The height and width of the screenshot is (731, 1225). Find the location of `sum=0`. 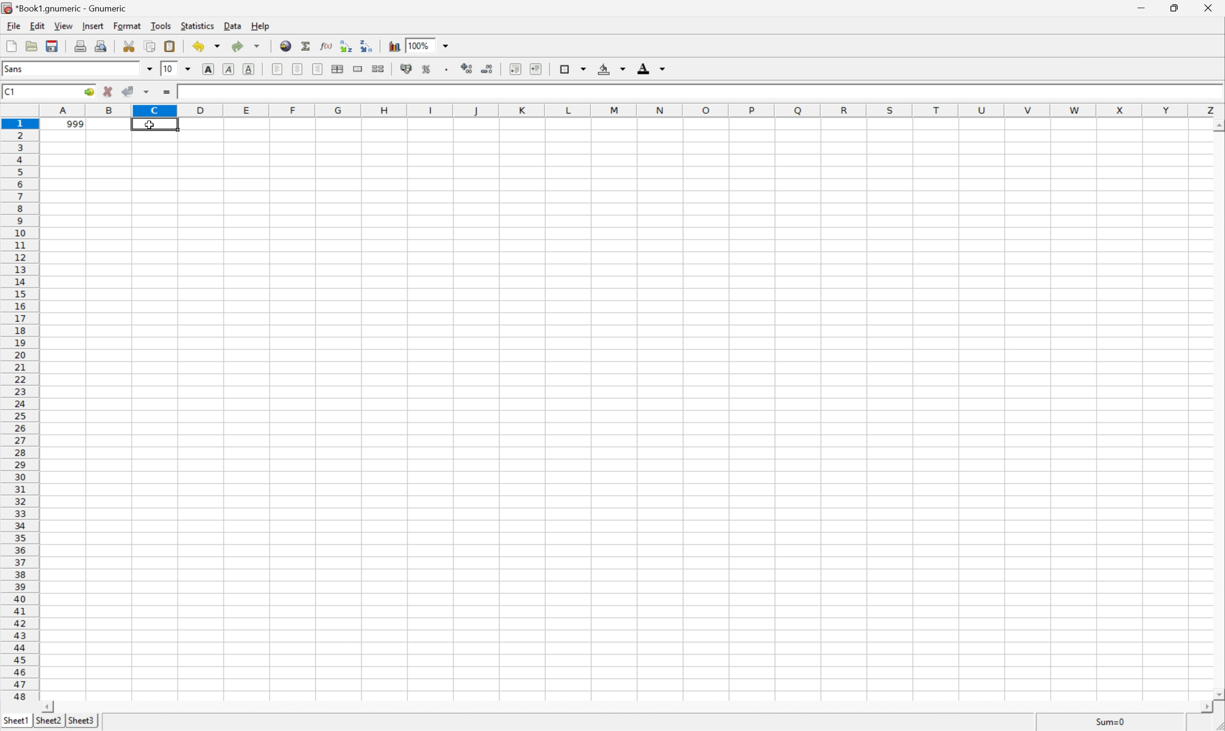

sum=0 is located at coordinates (1111, 721).